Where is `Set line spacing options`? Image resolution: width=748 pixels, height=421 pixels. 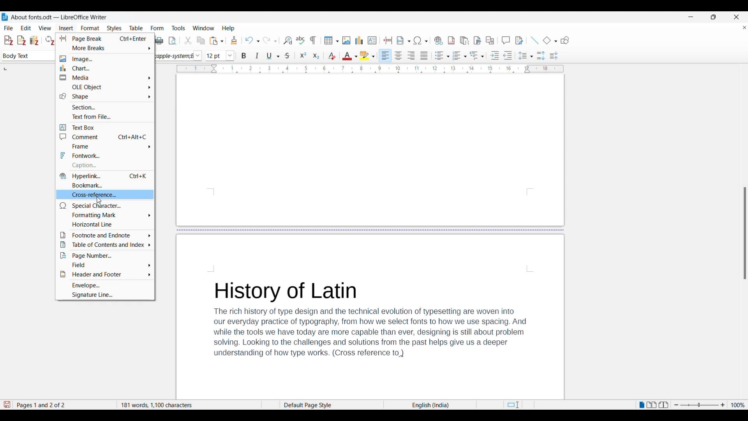
Set line spacing options is located at coordinates (526, 56).